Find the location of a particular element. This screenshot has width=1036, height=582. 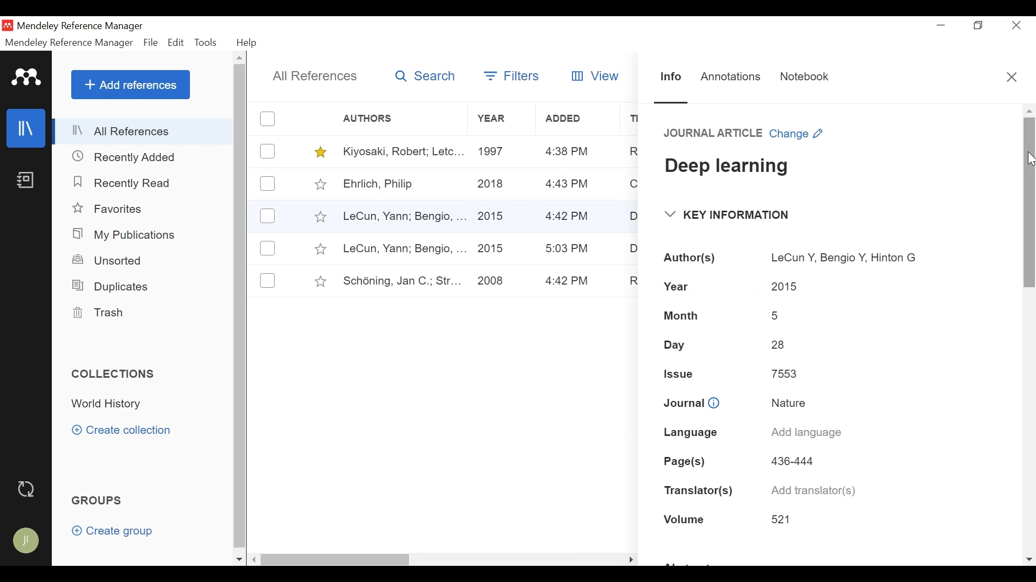

Tools is located at coordinates (208, 43).